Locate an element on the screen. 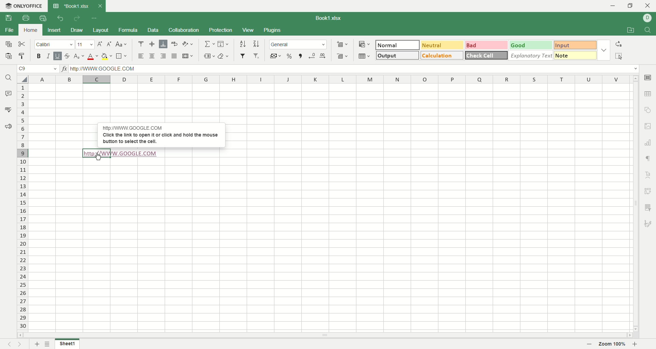 Image resolution: width=656 pixels, height=349 pixels. font size is located at coordinates (86, 44).